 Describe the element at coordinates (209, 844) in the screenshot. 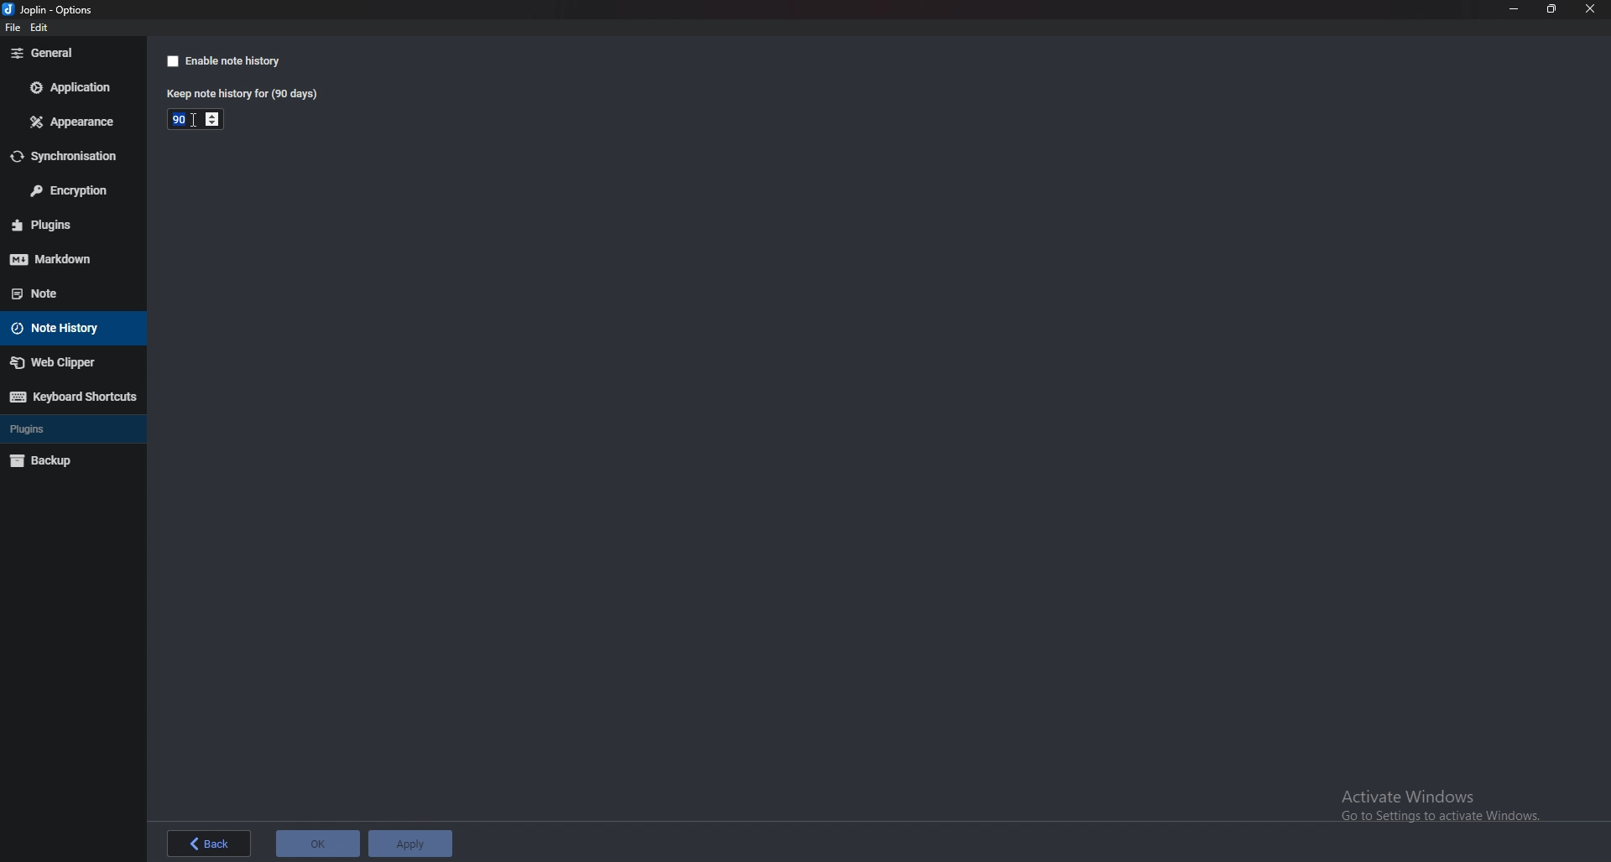

I see `back` at that location.